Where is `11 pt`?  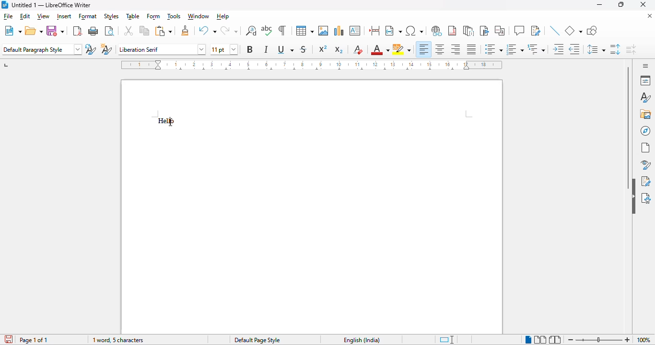
11 pt is located at coordinates (224, 49).